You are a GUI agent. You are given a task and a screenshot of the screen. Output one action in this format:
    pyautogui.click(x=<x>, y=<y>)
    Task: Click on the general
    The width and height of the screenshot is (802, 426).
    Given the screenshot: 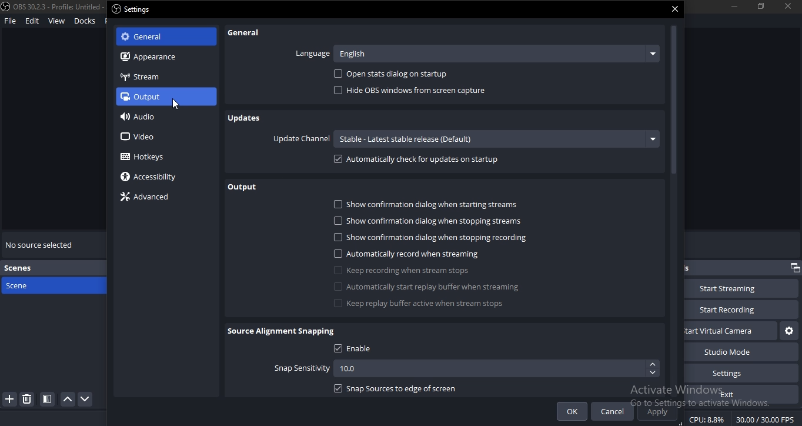 What is the action you would take?
    pyautogui.click(x=247, y=32)
    